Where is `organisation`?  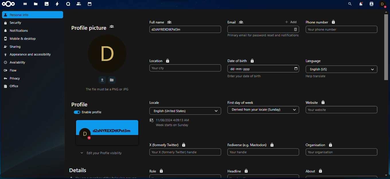 organisation is located at coordinates (319, 145).